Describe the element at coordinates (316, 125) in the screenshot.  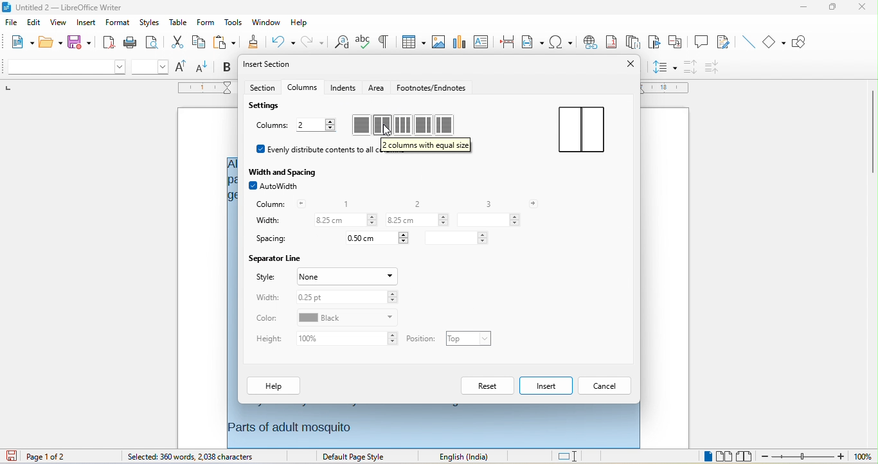
I see `number of columns` at that location.